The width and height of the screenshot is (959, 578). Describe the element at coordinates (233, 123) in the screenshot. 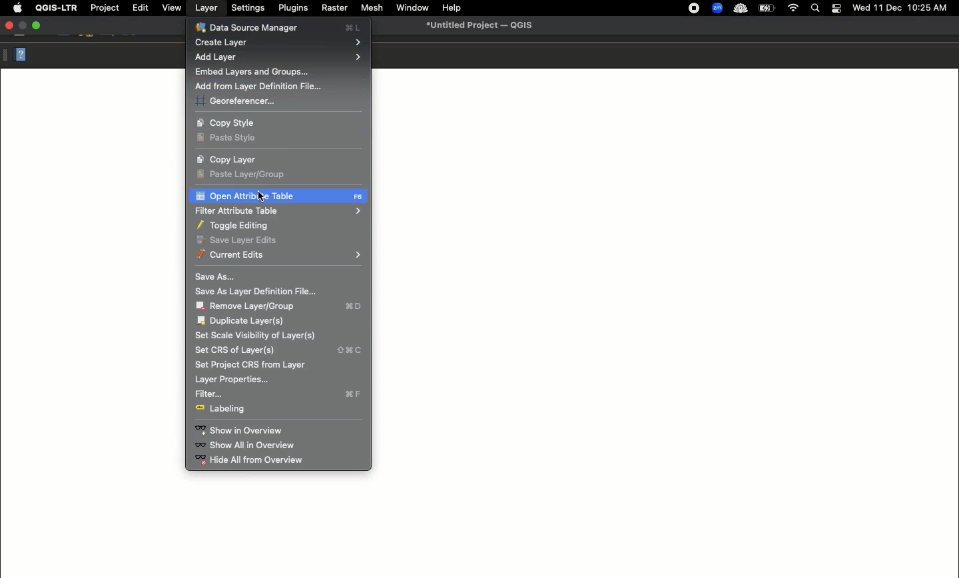

I see `Copy style` at that location.